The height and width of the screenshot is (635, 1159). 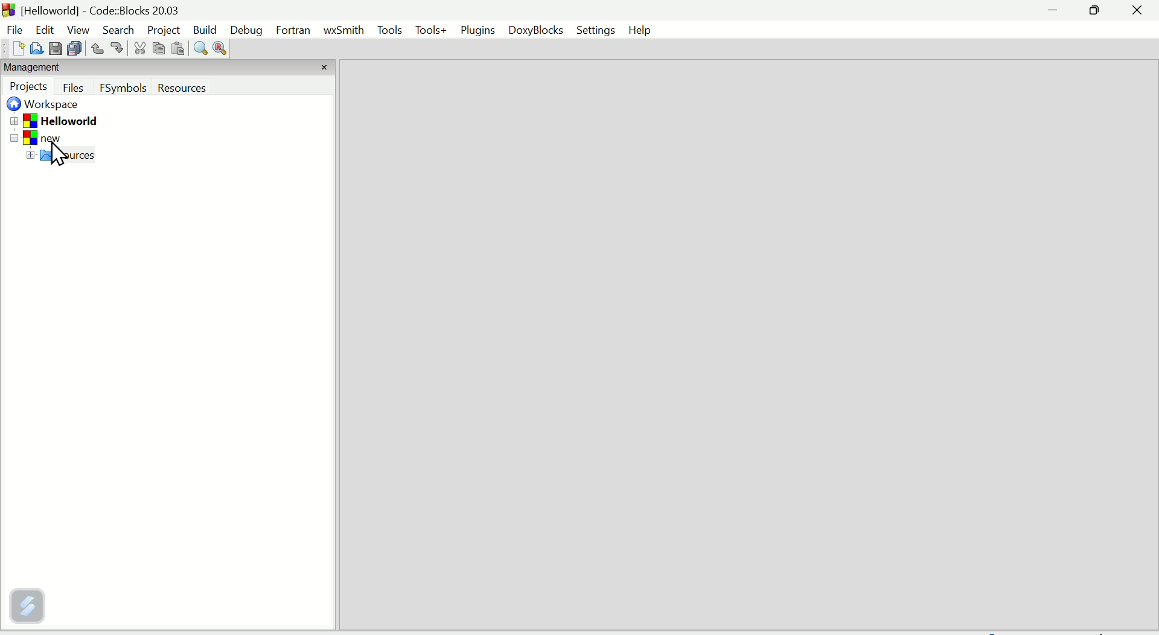 I want to click on , so click(x=390, y=32).